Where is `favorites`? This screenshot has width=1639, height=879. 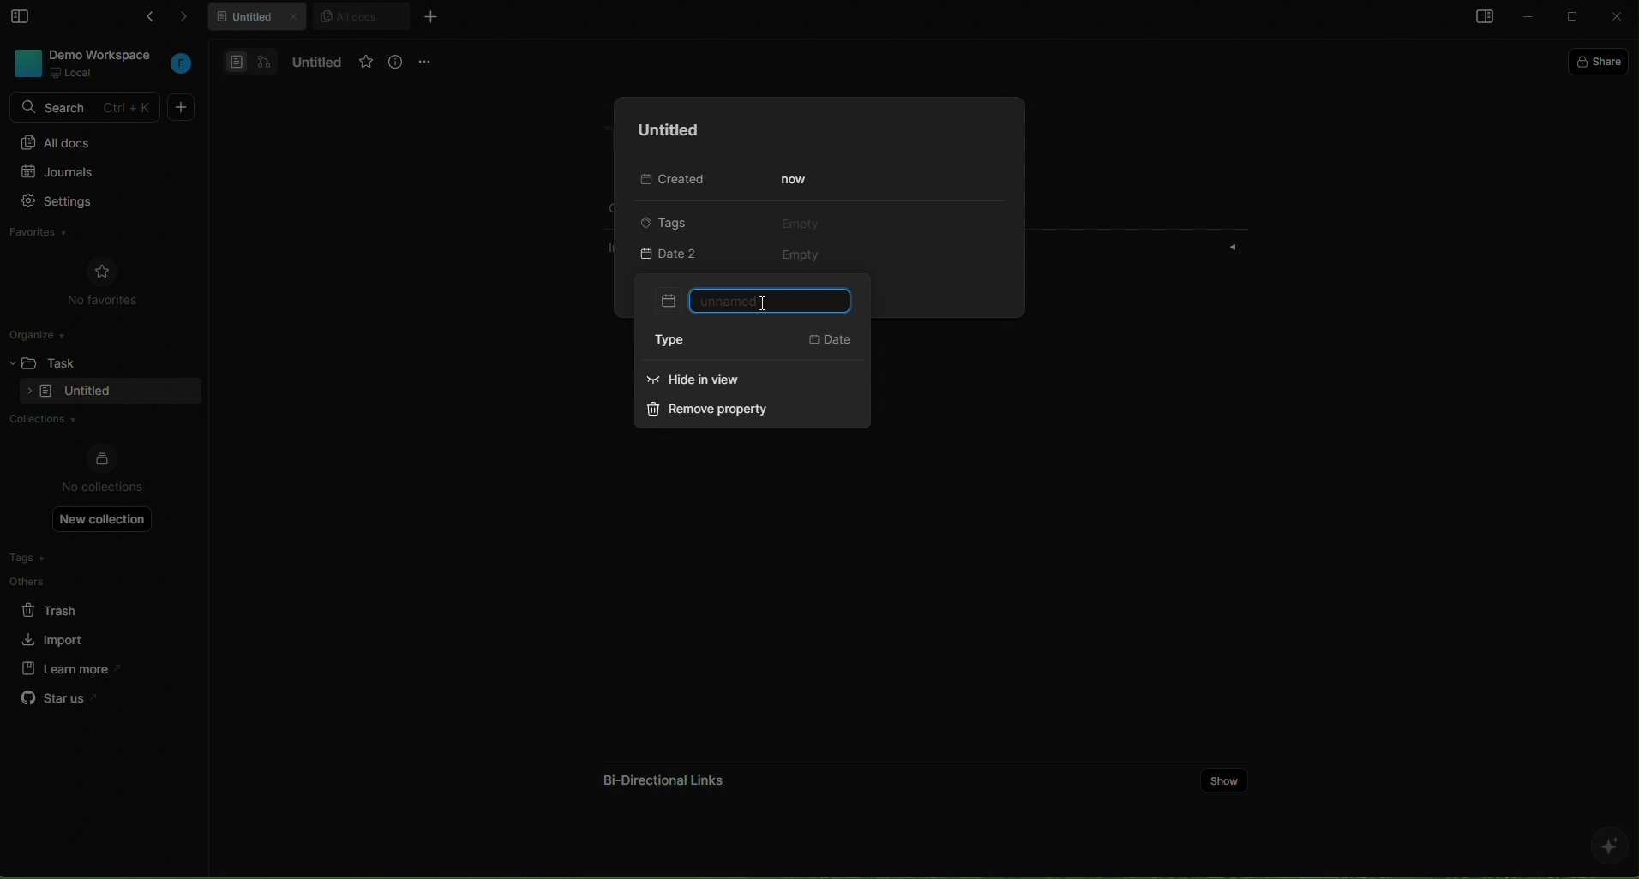
favorites is located at coordinates (56, 235).